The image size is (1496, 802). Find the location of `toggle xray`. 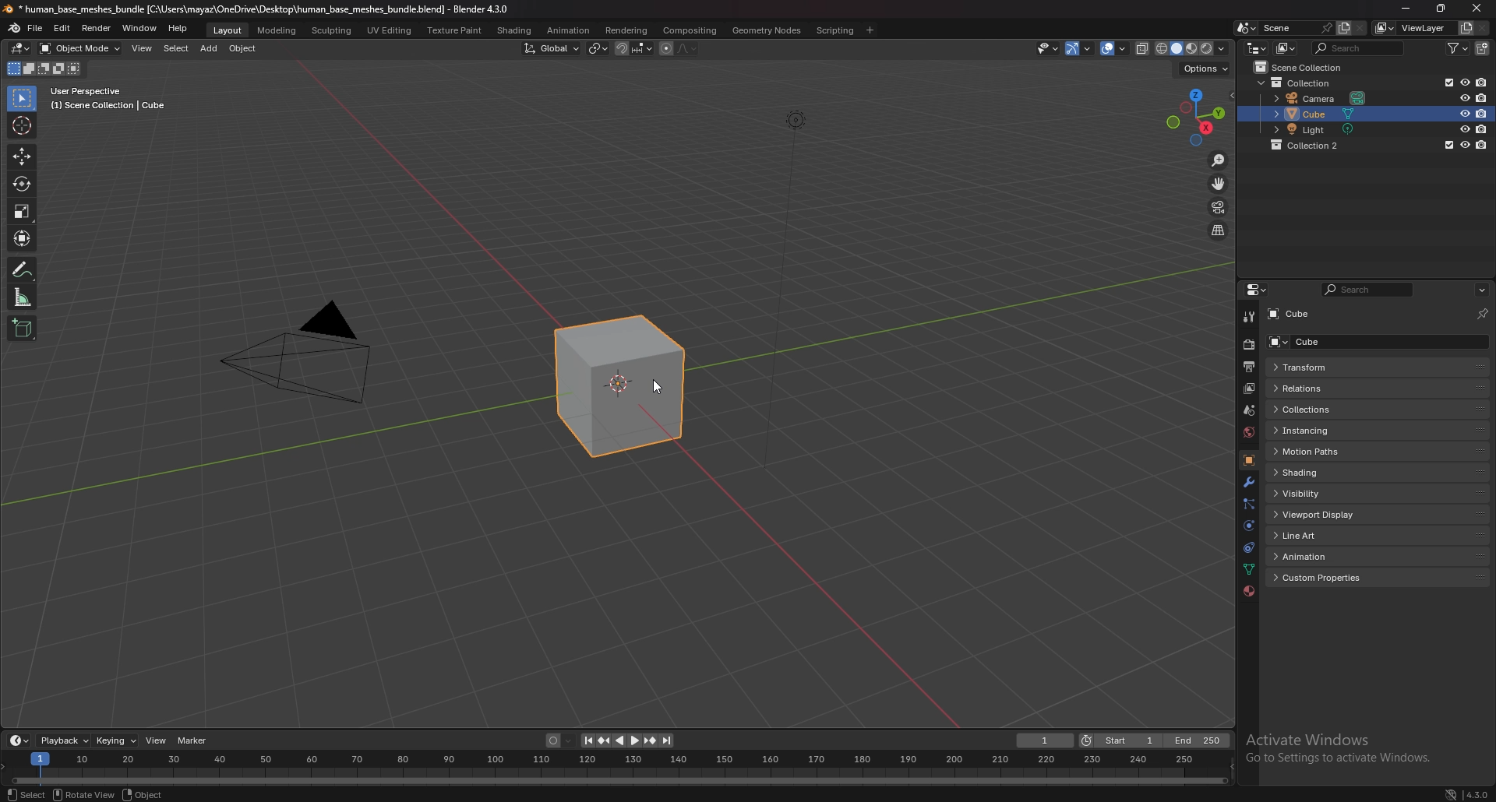

toggle xray is located at coordinates (1143, 48).